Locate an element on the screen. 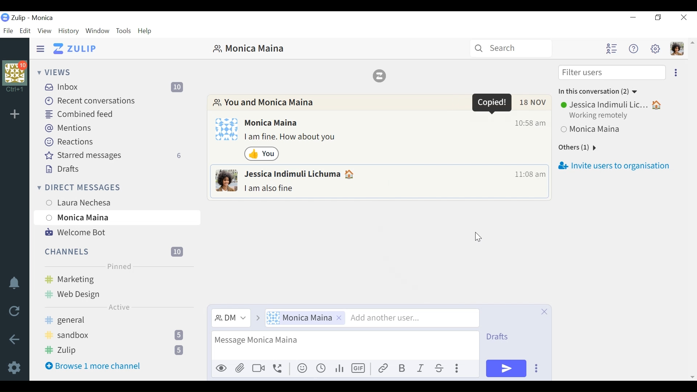 The width and height of the screenshot is (697, 392). Ellipsis is located at coordinates (675, 73).